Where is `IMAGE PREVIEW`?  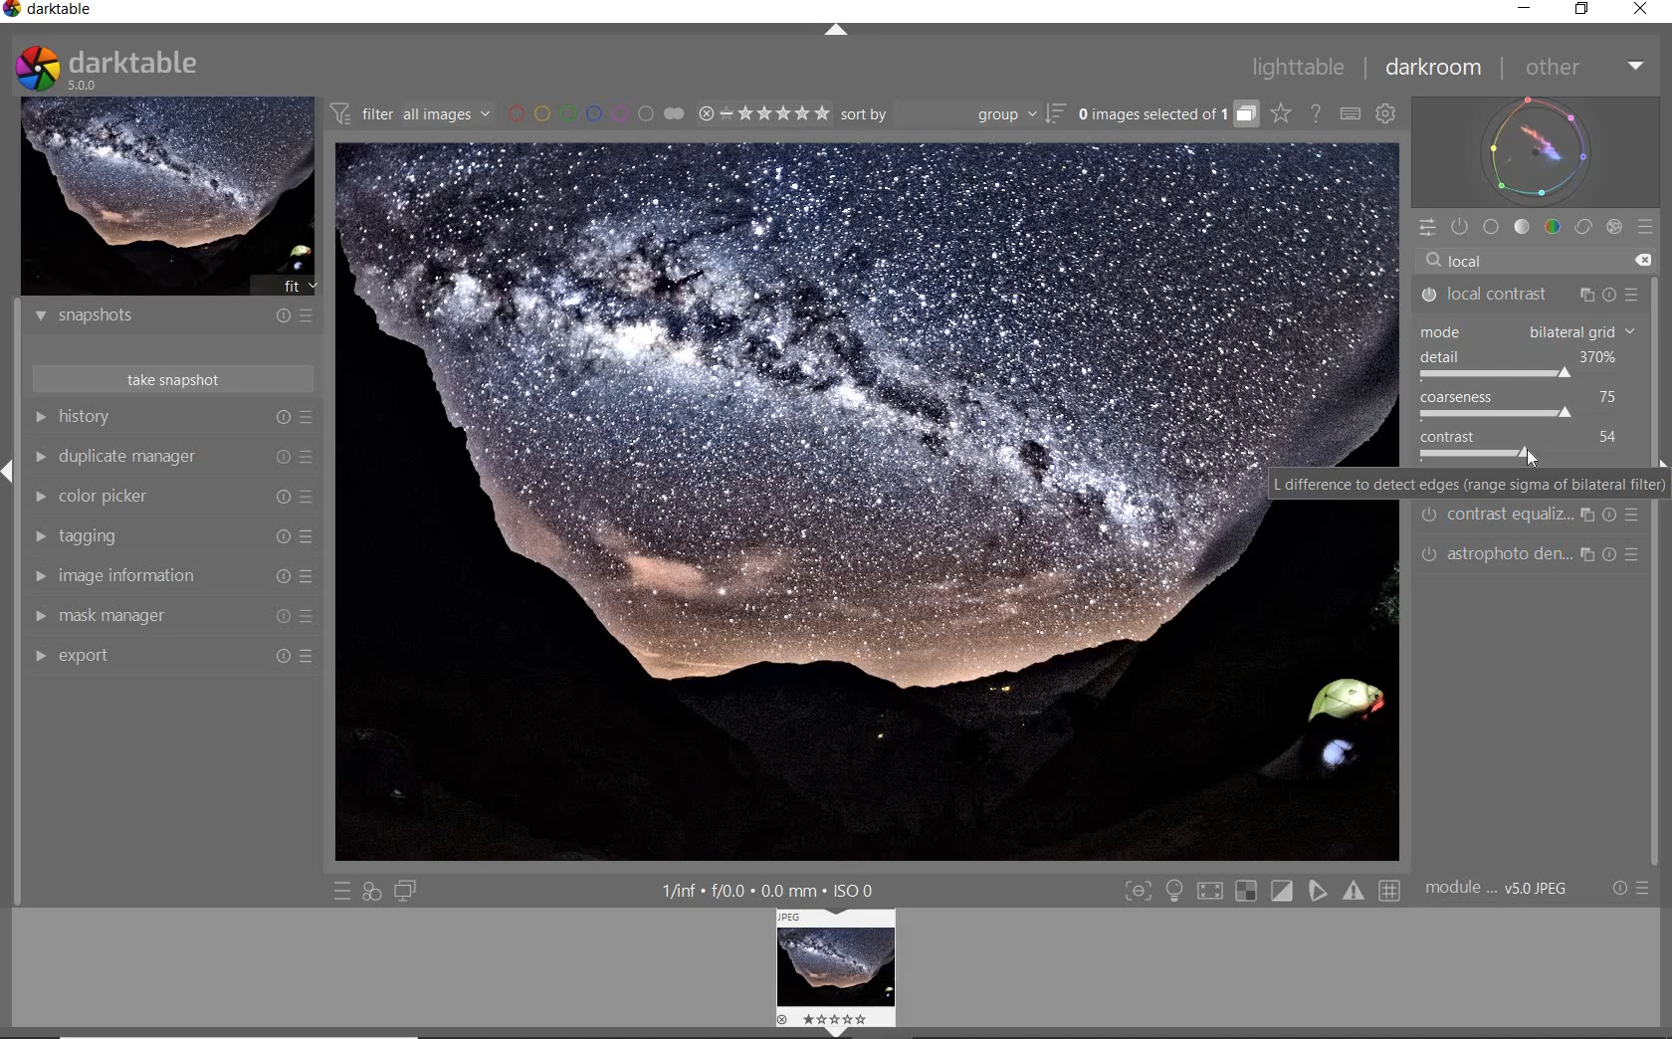 IMAGE PREVIEW is located at coordinates (840, 965).